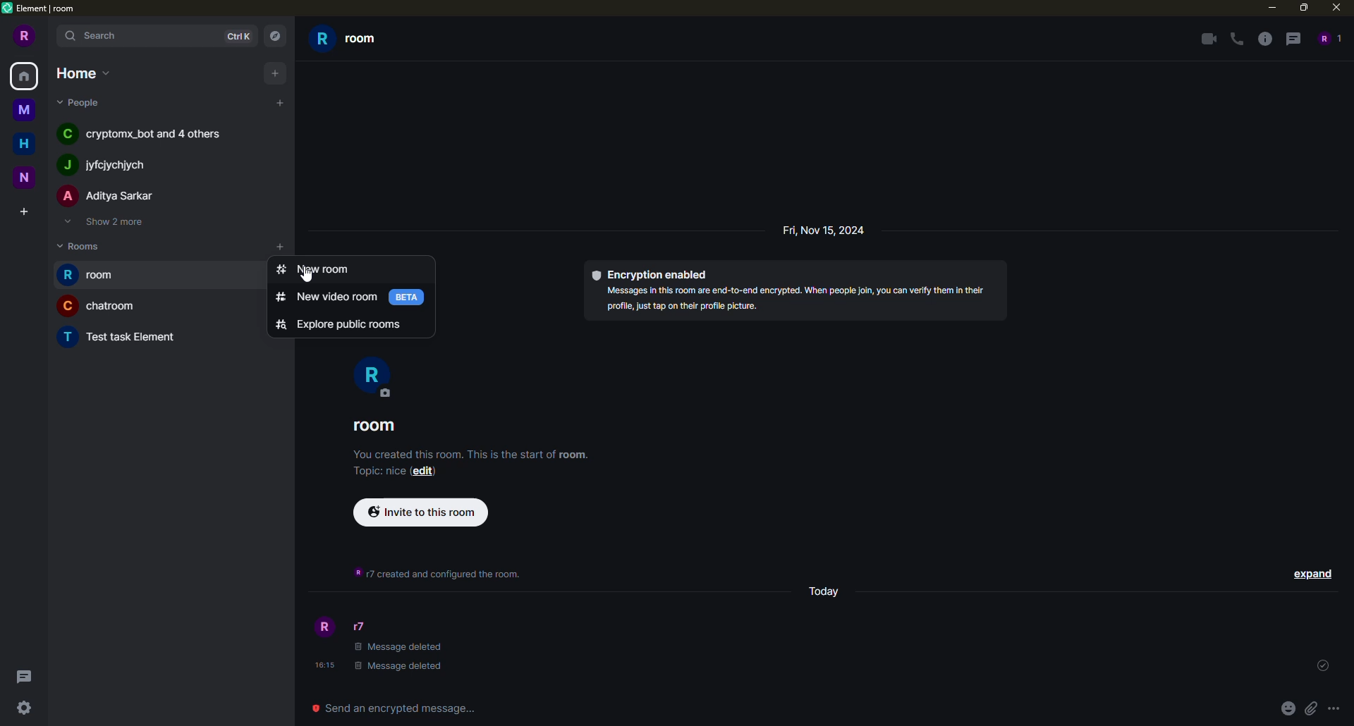 This screenshot has height=726, width=1354. I want to click on info, so click(472, 453).